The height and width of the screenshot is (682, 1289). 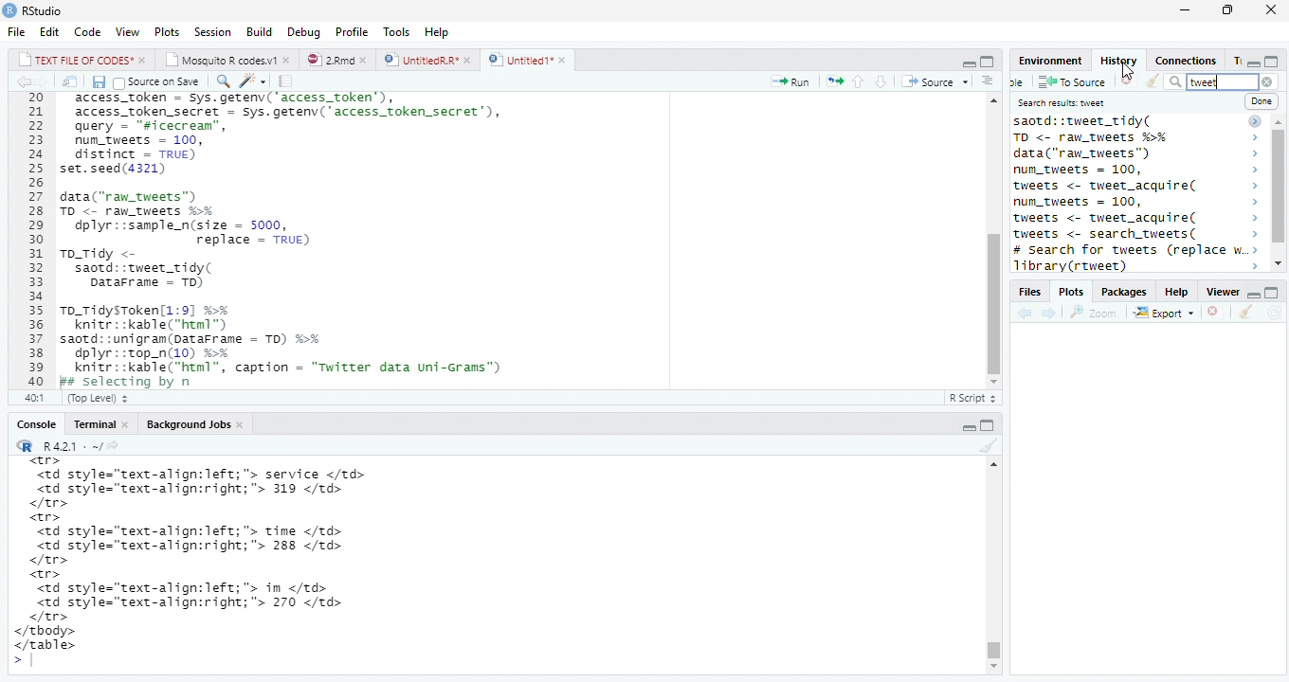 I want to click on , Plots, so click(x=1071, y=292).